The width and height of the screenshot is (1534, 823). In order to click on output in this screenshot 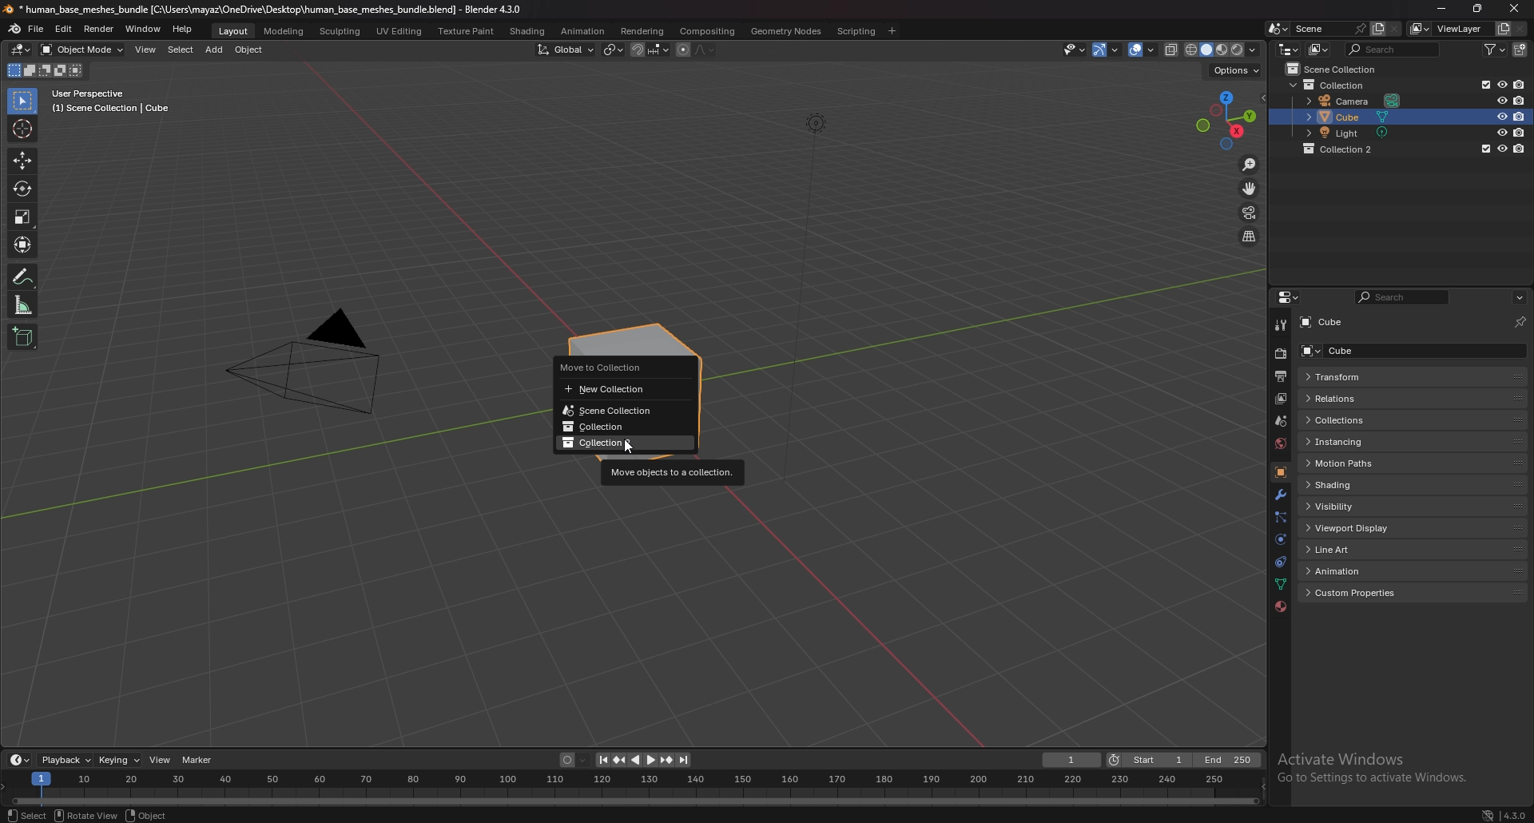, I will do `click(1280, 377)`.